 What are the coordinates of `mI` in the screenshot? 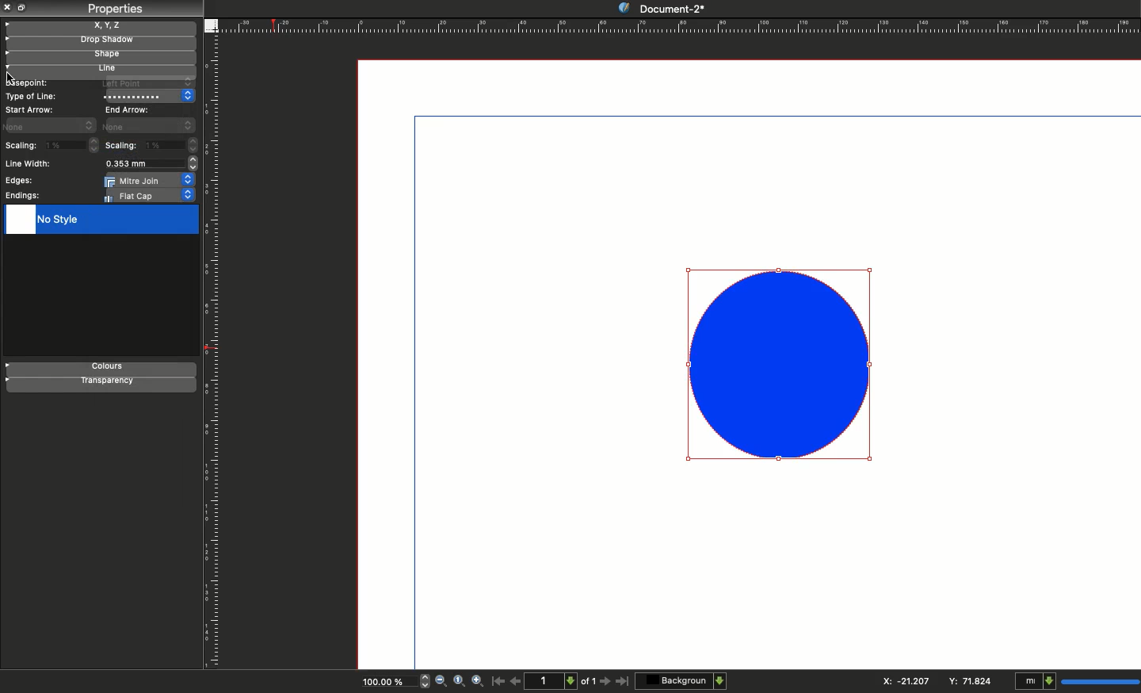 It's located at (1074, 682).